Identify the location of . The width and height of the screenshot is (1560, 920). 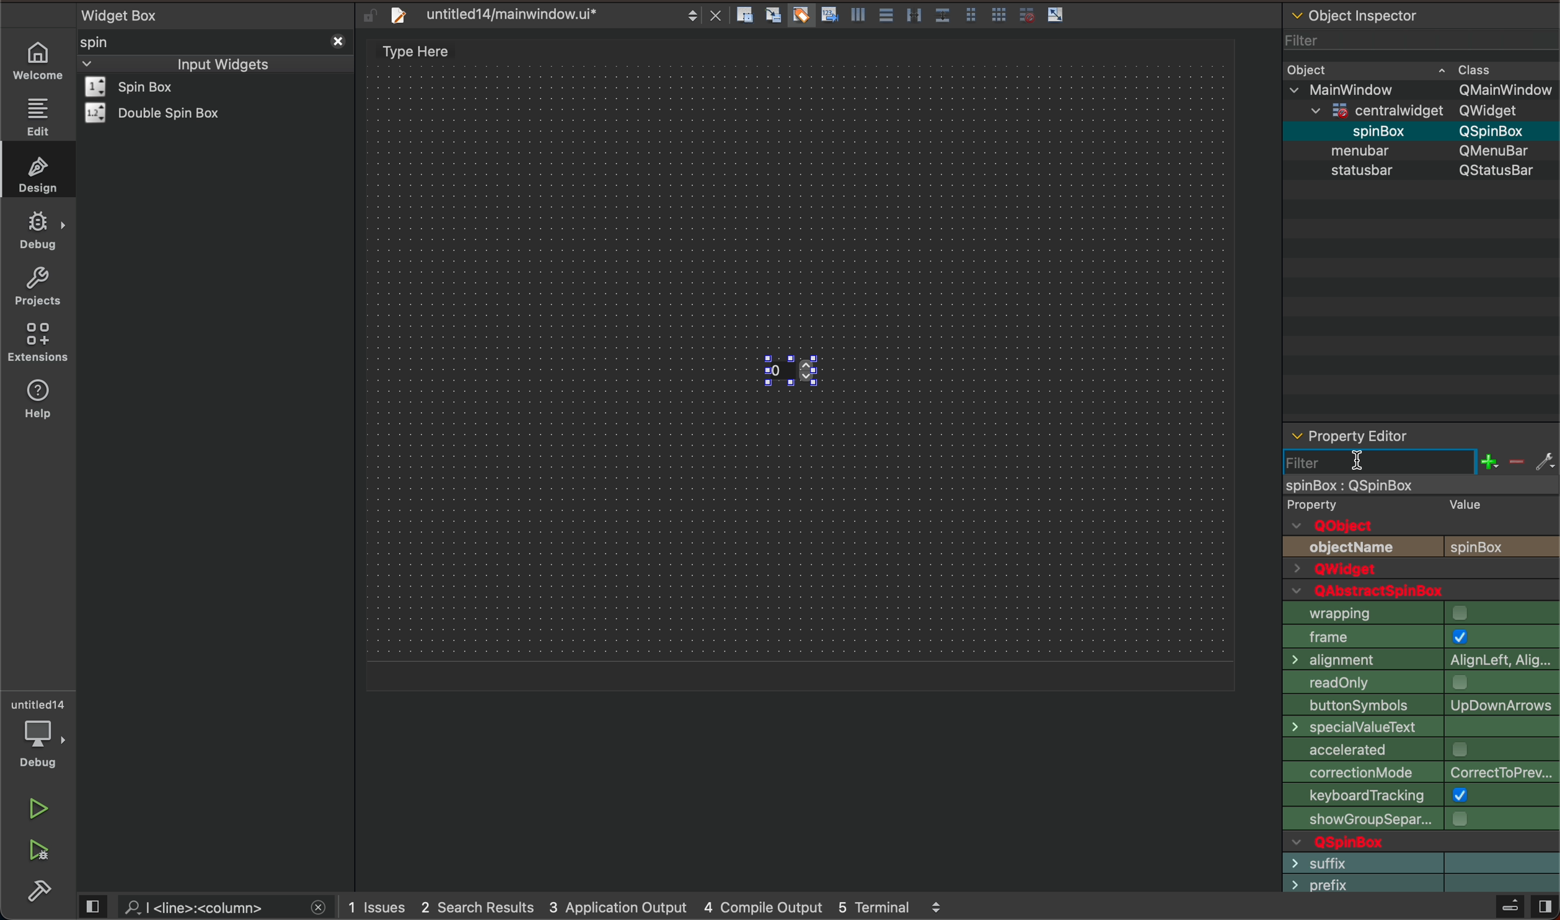
(1499, 110).